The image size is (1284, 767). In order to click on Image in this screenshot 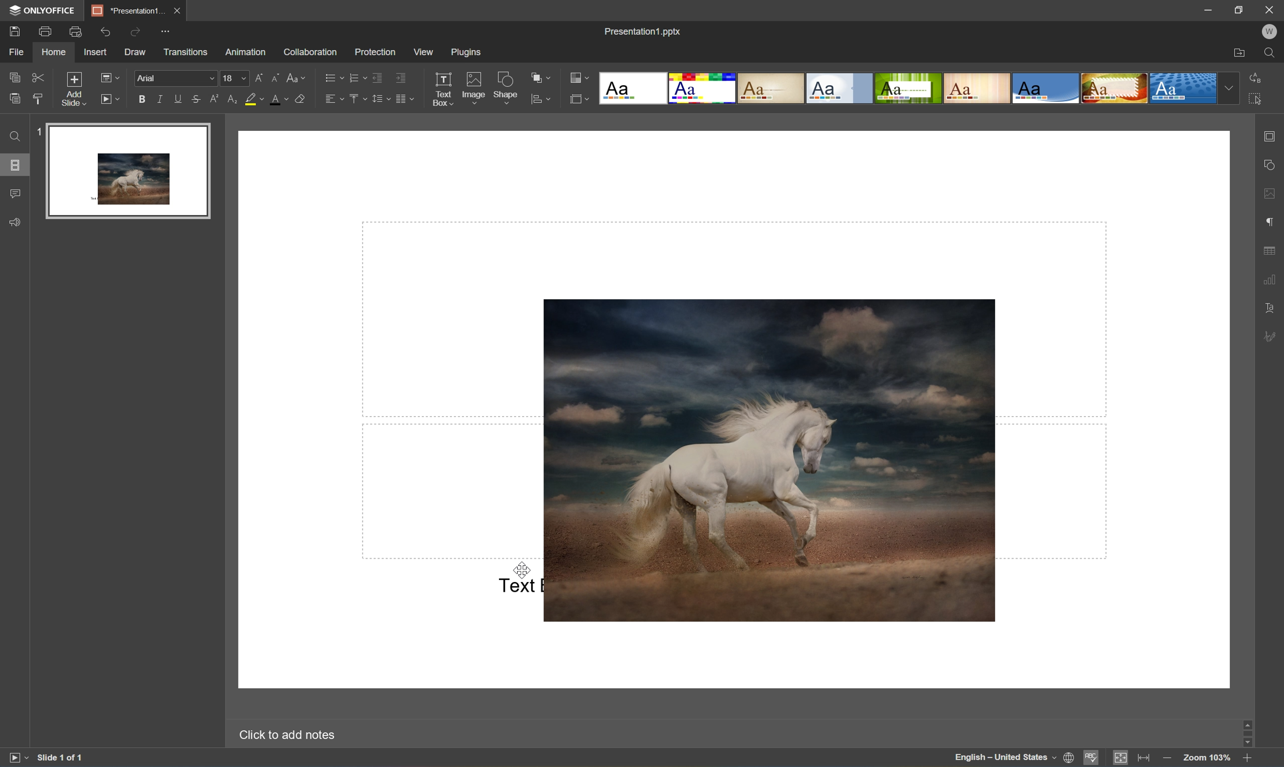, I will do `click(473, 88)`.